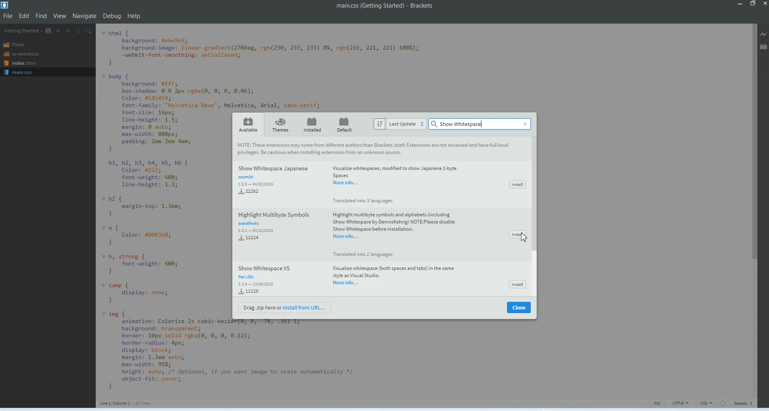  What do you see at coordinates (519, 307) in the screenshot?
I see `Close` at bounding box center [519, 307].